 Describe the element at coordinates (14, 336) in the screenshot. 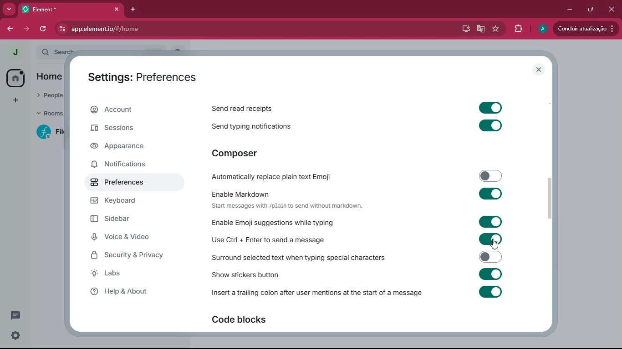

I see `settings` at that location.